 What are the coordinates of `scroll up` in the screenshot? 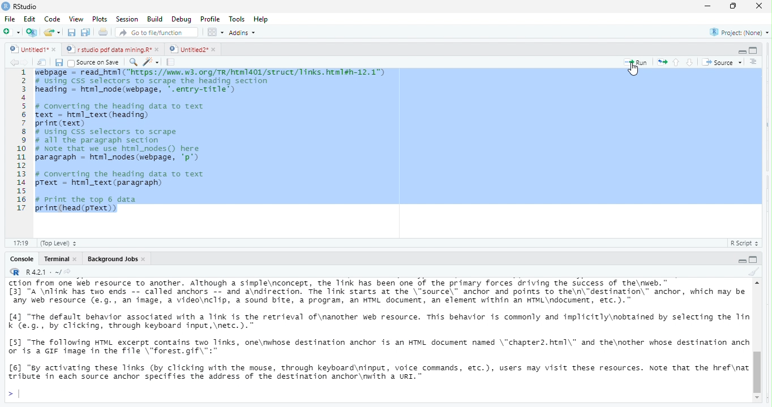 It's located at (760, 282).